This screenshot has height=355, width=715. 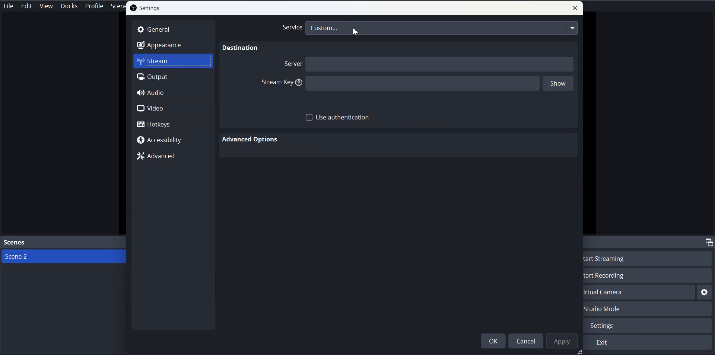 What do you see at coordinates (172, 156) in the screenshot?
I see `Advanced` at bounding box center [172, 156].